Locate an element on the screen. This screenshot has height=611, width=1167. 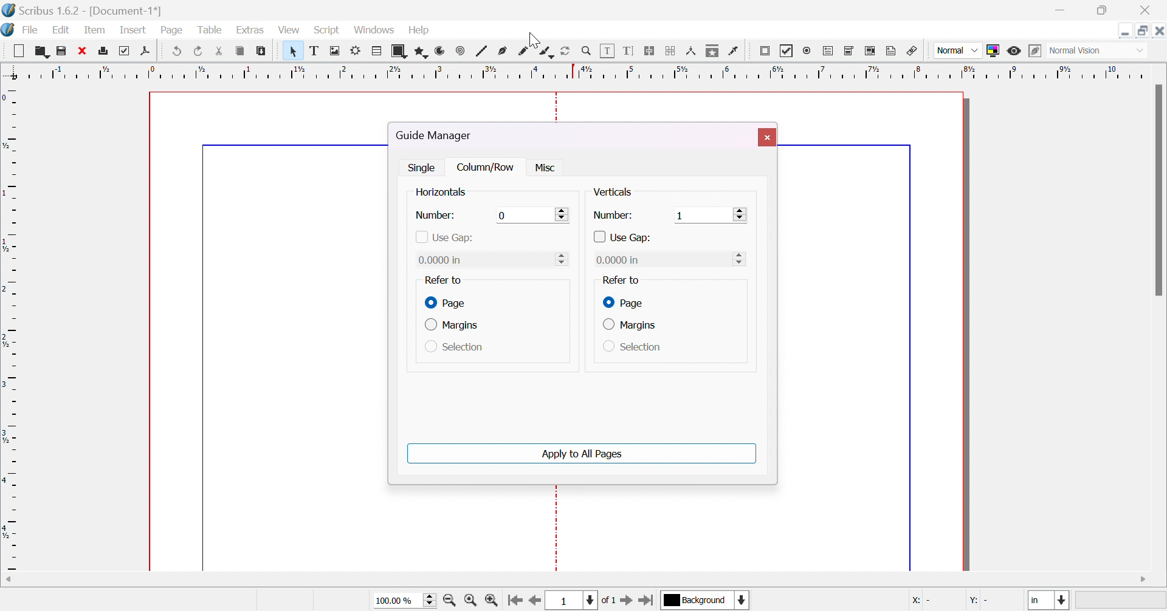
0.0000 in is located at coordinates (444, 260).